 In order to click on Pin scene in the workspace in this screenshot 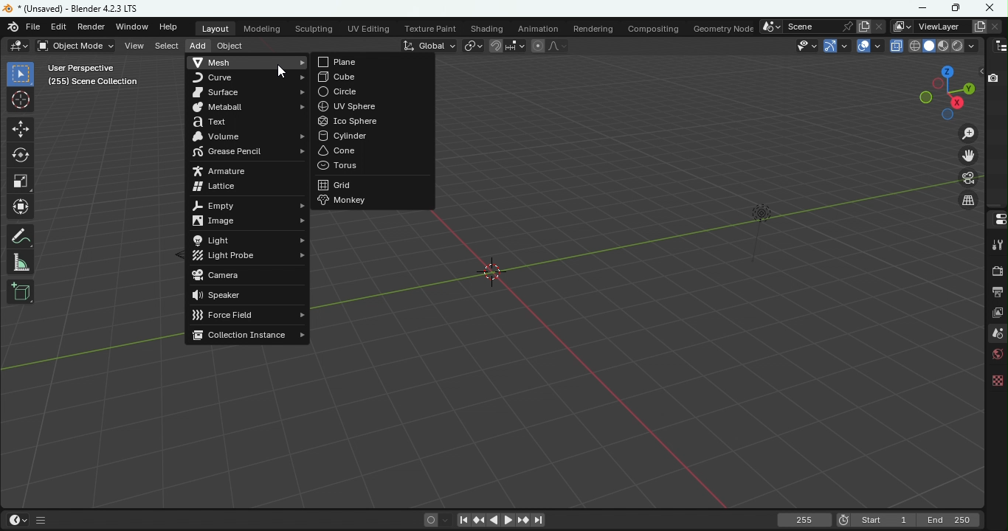, I will do `click(846, 26)`.